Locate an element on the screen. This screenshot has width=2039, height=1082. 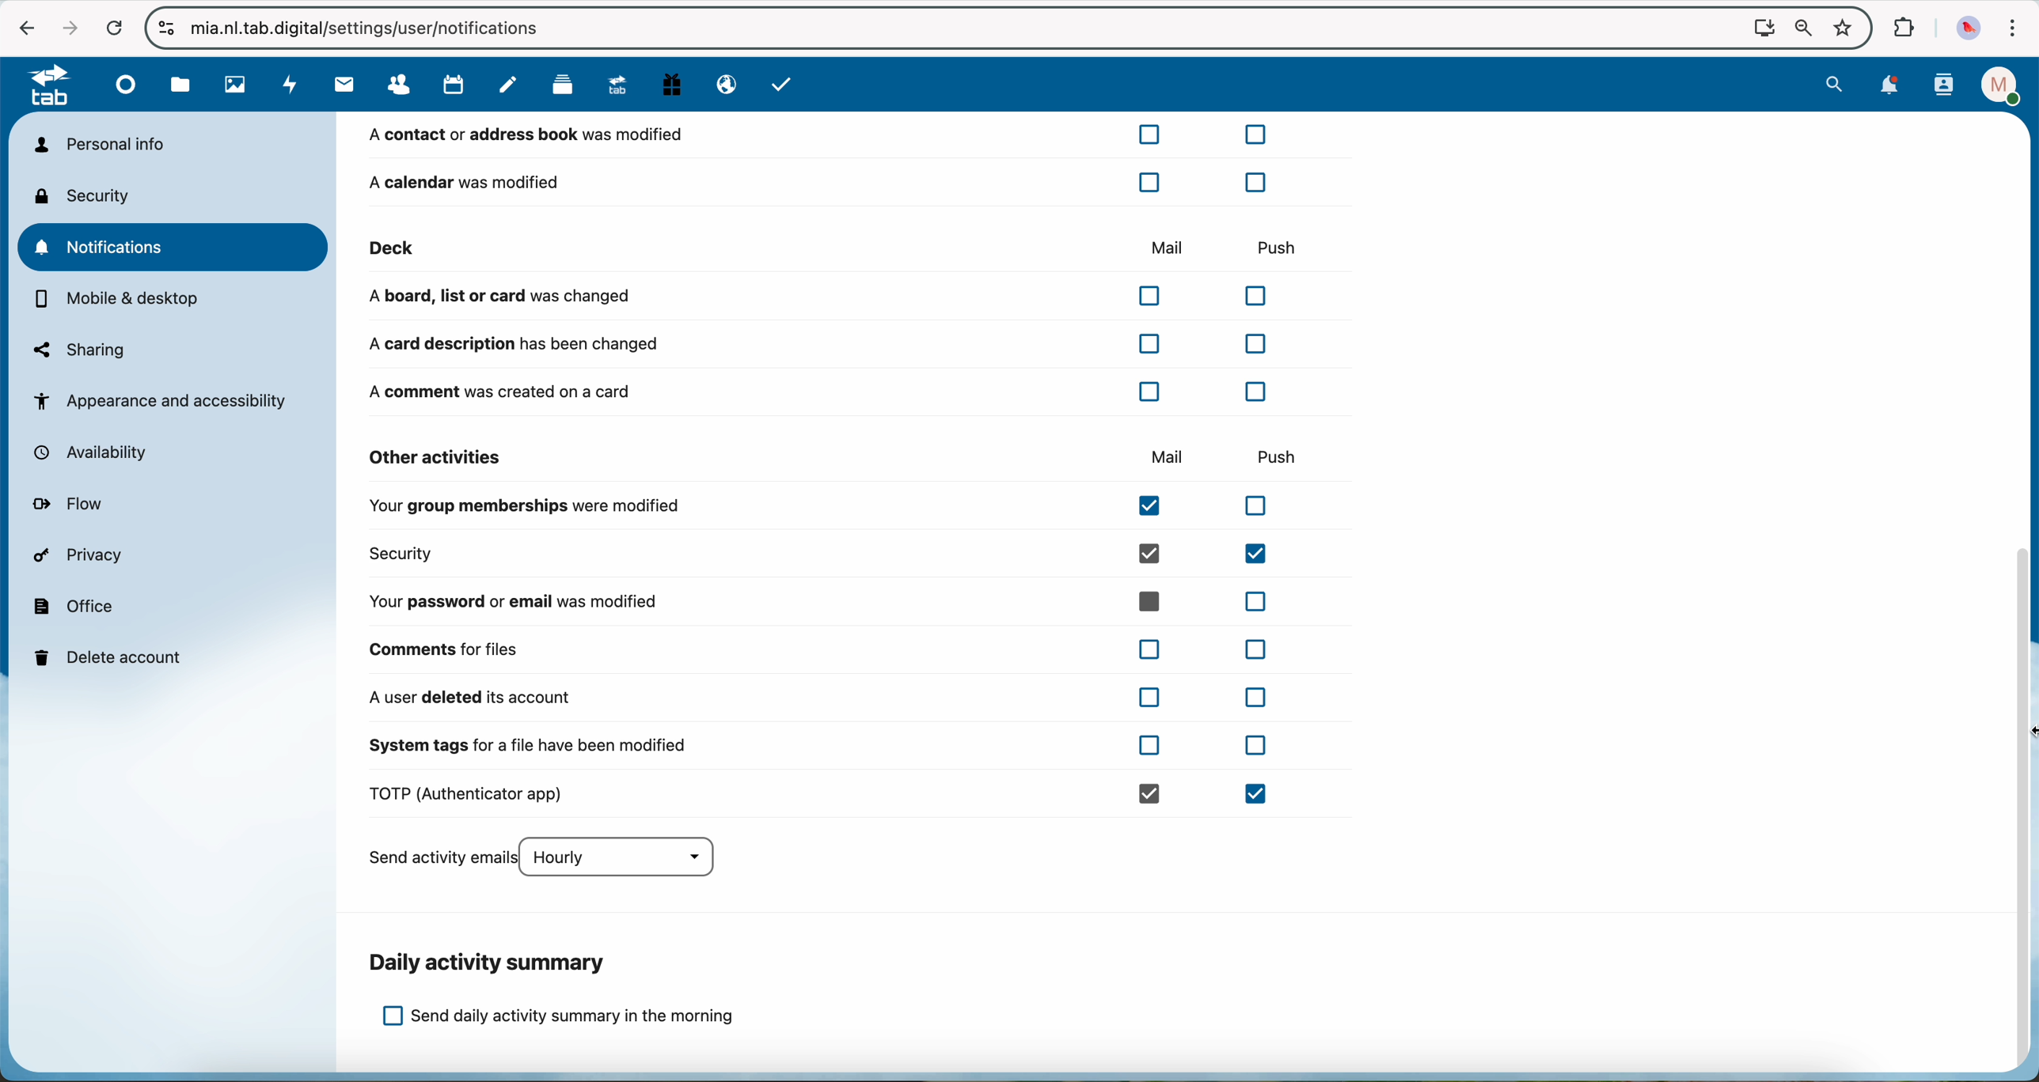
mail is located at coordinates (341, 85).